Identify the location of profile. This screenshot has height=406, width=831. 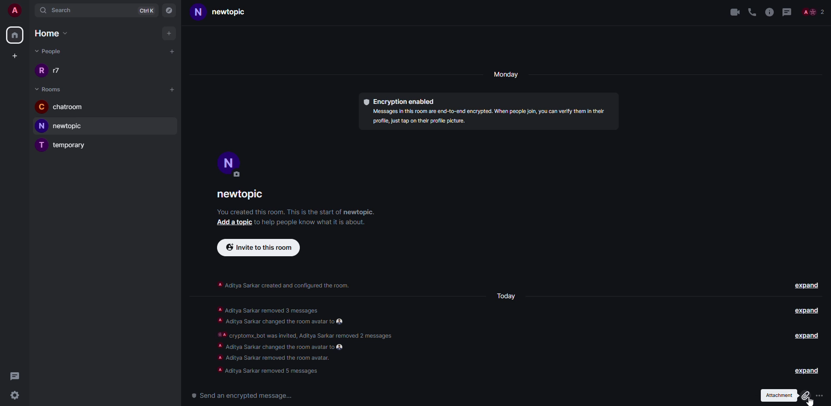
(230, 163).